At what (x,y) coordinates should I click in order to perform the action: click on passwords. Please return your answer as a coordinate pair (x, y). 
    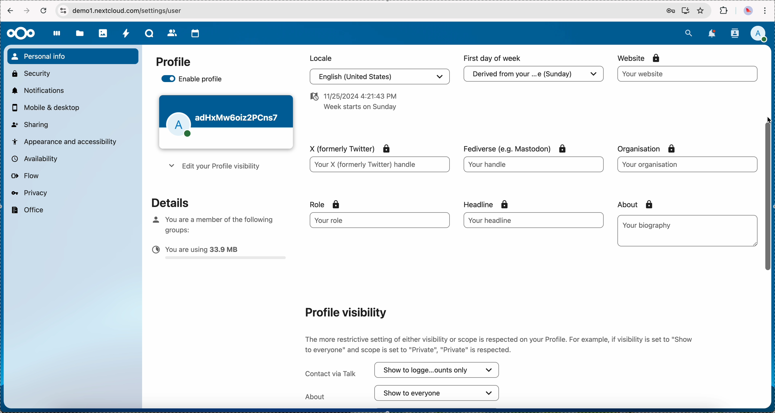
    Looking at the image, I should click on (669, 11).